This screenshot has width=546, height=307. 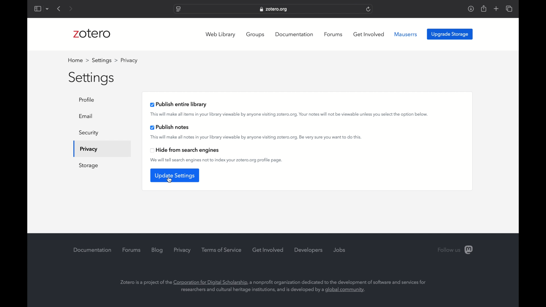 I want to click on zotero, so click(x=92, y=33).